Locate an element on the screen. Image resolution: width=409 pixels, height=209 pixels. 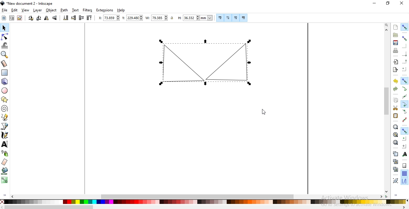
text is located at coordinates (76, 10).